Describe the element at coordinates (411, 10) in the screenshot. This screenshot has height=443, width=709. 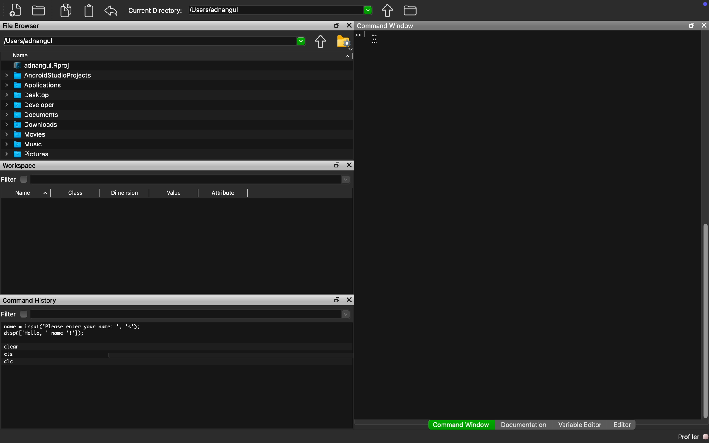
I see `folder` at that location.